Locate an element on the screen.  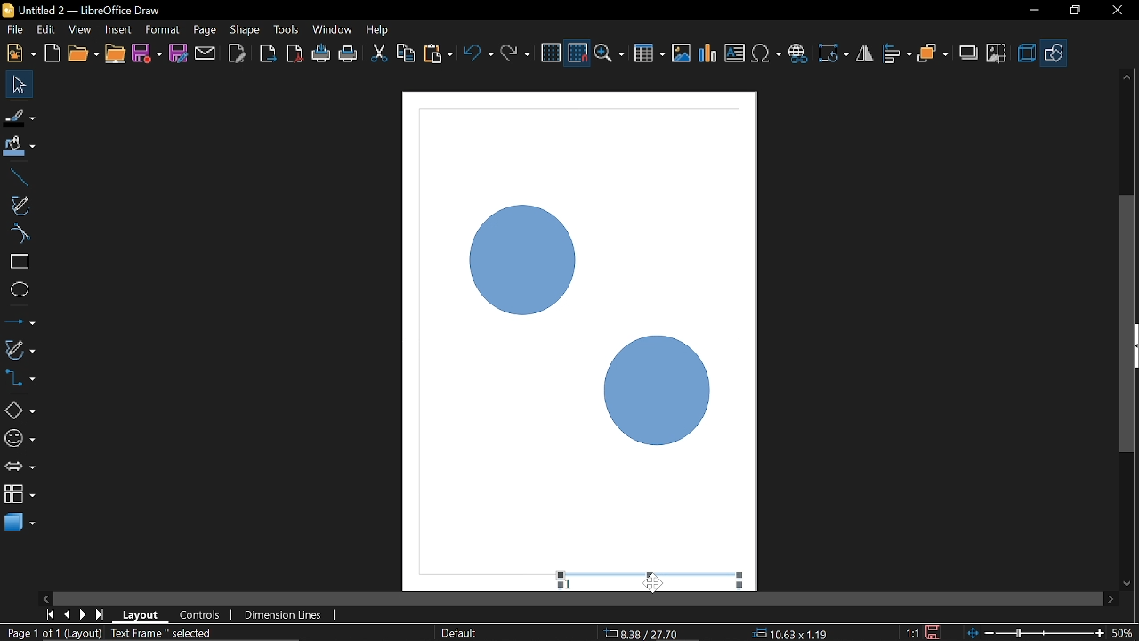
Line is located at coordinates (17, 178).